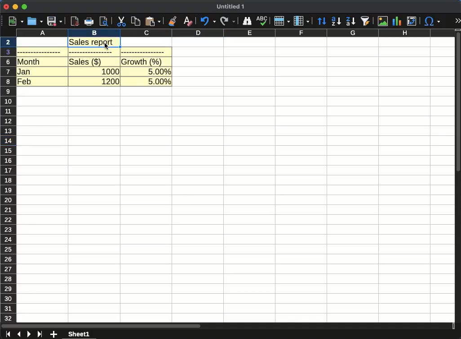 The width and height of the screenshot is (461, 339). What do you see at coordinates (398, 22) in the screenshot?
I see `chart` at bounding box center [398, 22].